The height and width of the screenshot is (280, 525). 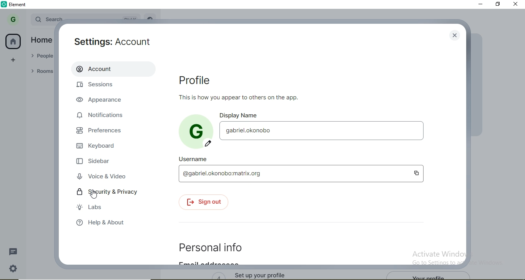 I want to click on Profile, so click(x=196, y=80).